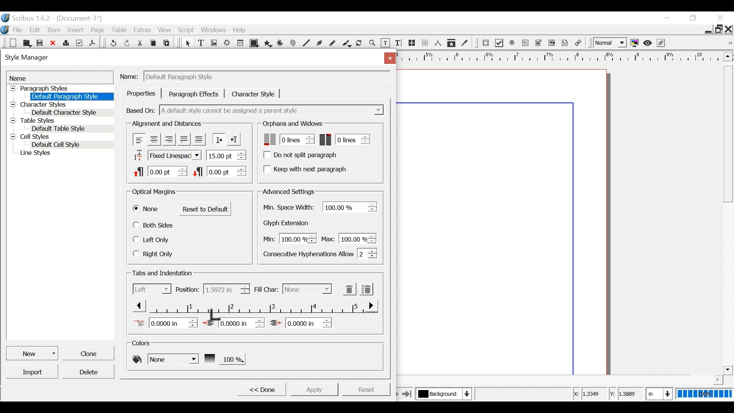  What do you see at coordinates (61, 121) in the screenshot?
I see `Table Styles` at bounding box center [61, 121].